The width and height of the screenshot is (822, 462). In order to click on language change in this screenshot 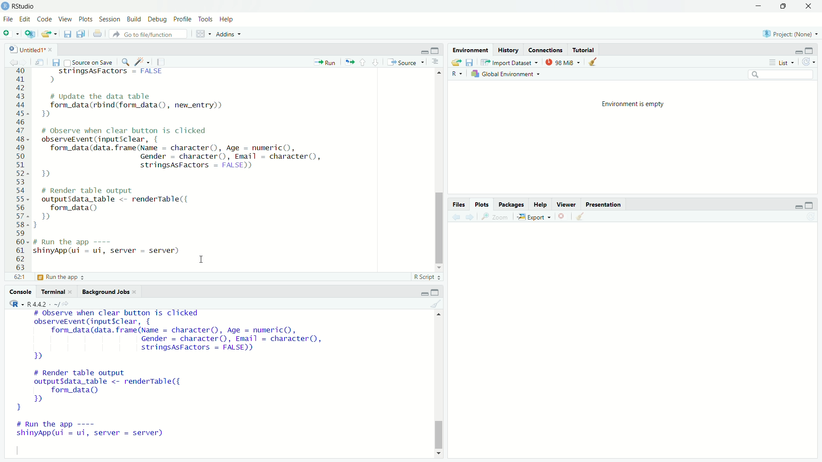, I will do `click(456, 74)`.